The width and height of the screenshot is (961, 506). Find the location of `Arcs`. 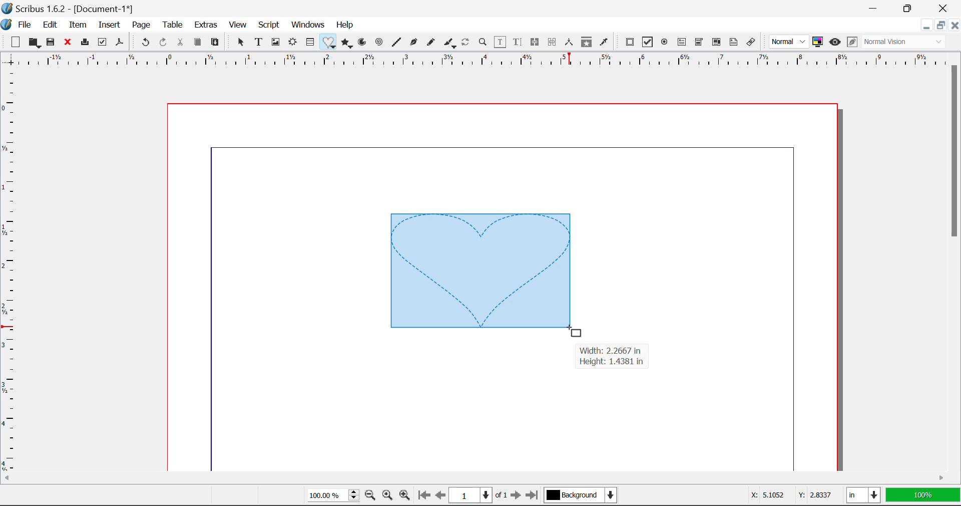

Arcs is located at coordinates (361, 42).